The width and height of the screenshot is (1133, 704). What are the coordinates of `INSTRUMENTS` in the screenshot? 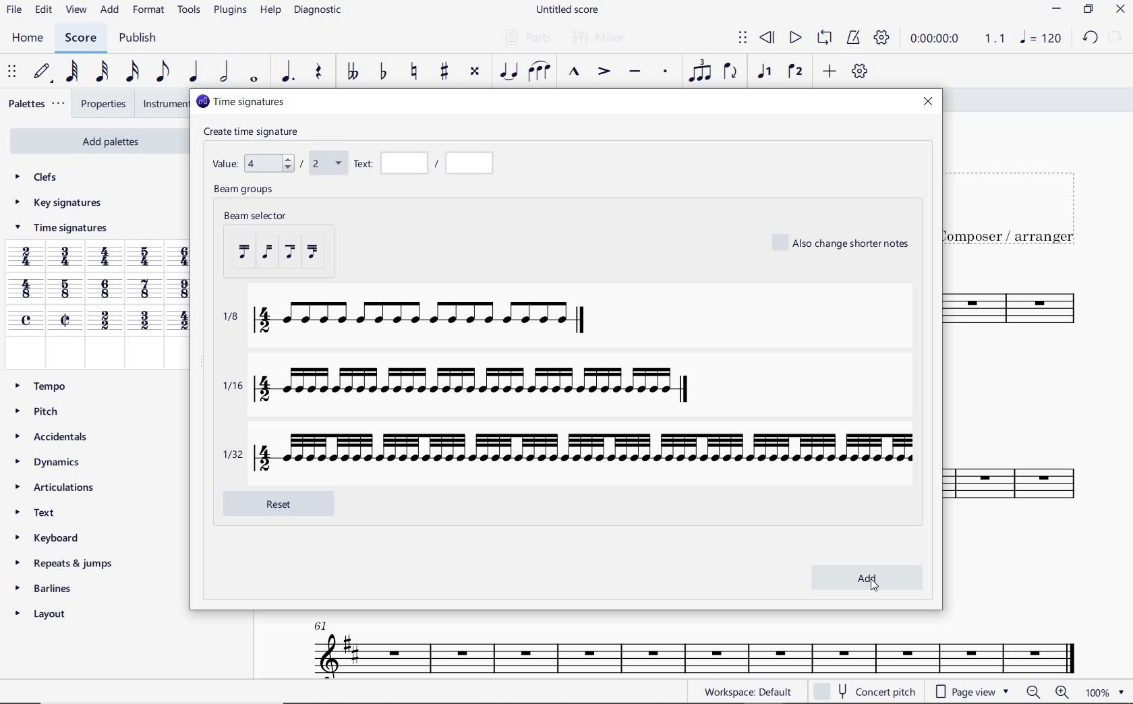 It's located at (163, 104).